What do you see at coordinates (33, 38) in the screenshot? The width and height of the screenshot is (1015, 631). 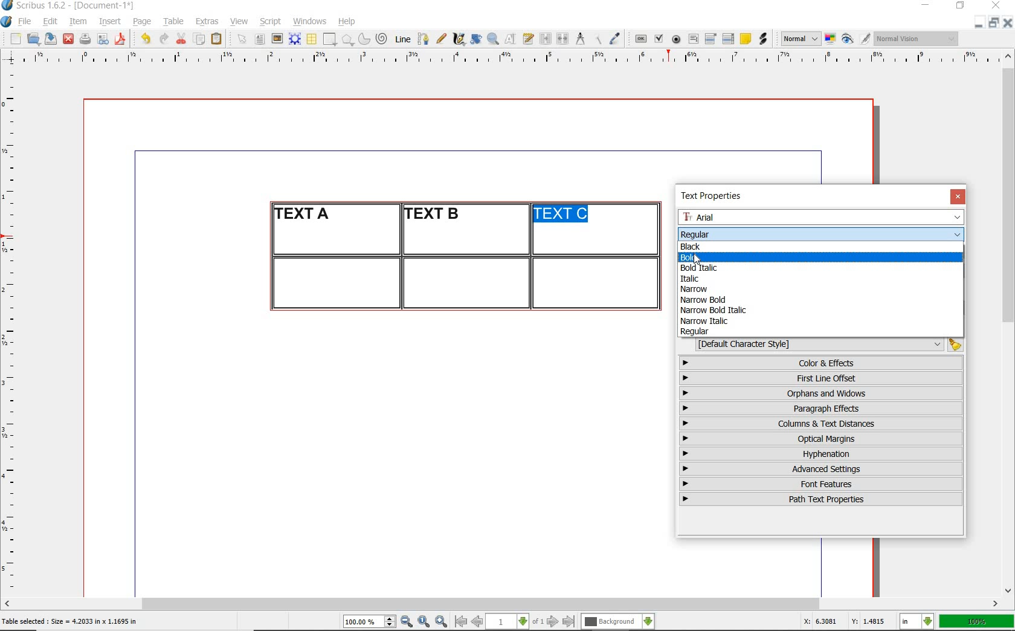 I see `open` at bounding box center [33, 38].